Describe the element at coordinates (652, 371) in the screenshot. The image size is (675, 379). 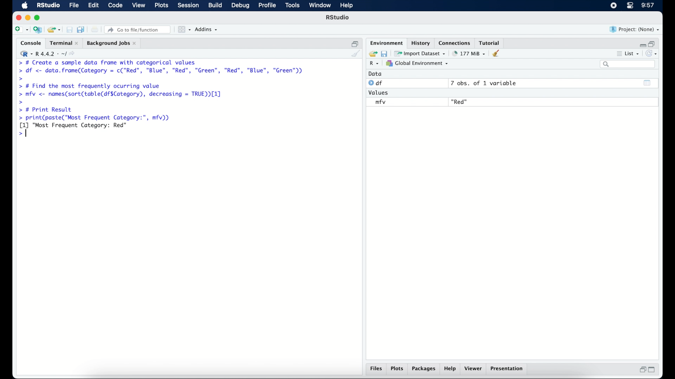
I see `maximize` at that location.